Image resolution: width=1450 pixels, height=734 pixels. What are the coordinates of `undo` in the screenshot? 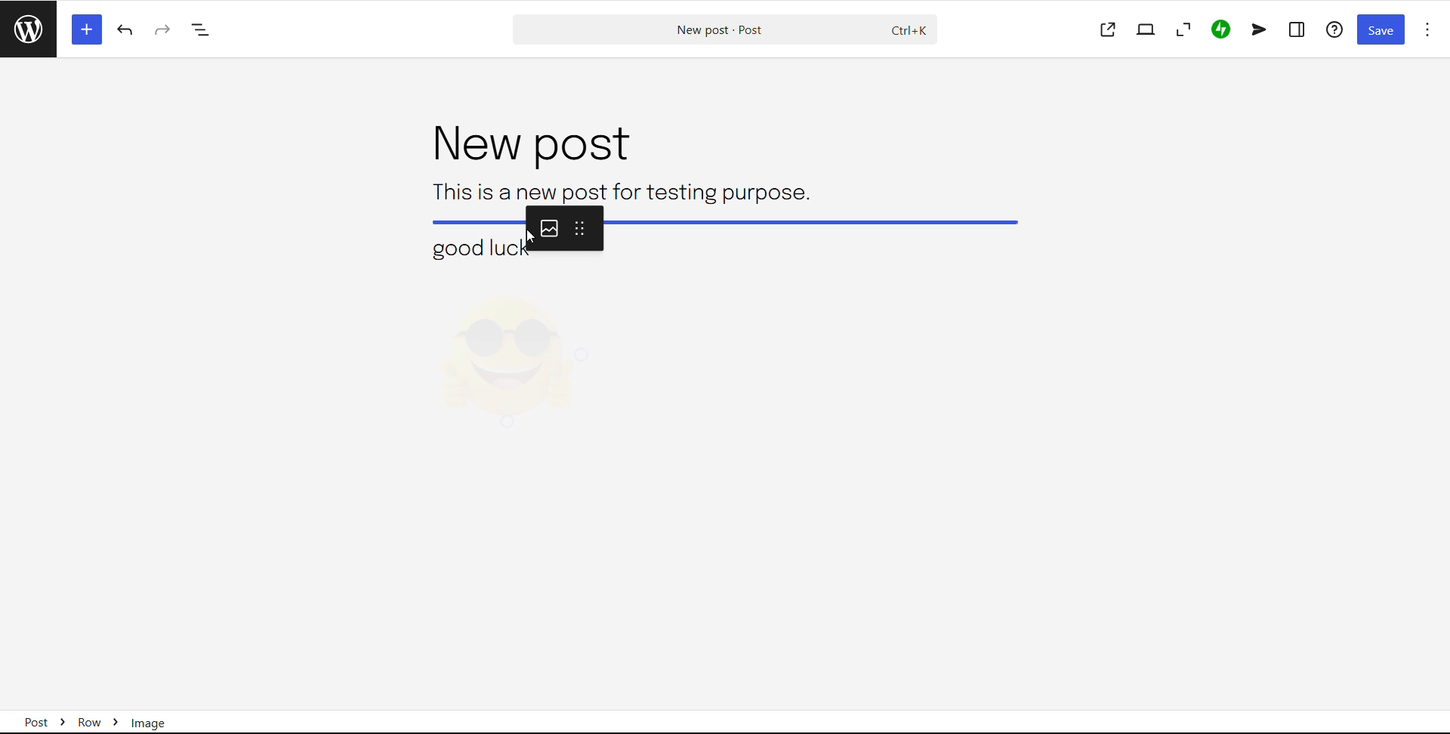 It's located at (127, 30).